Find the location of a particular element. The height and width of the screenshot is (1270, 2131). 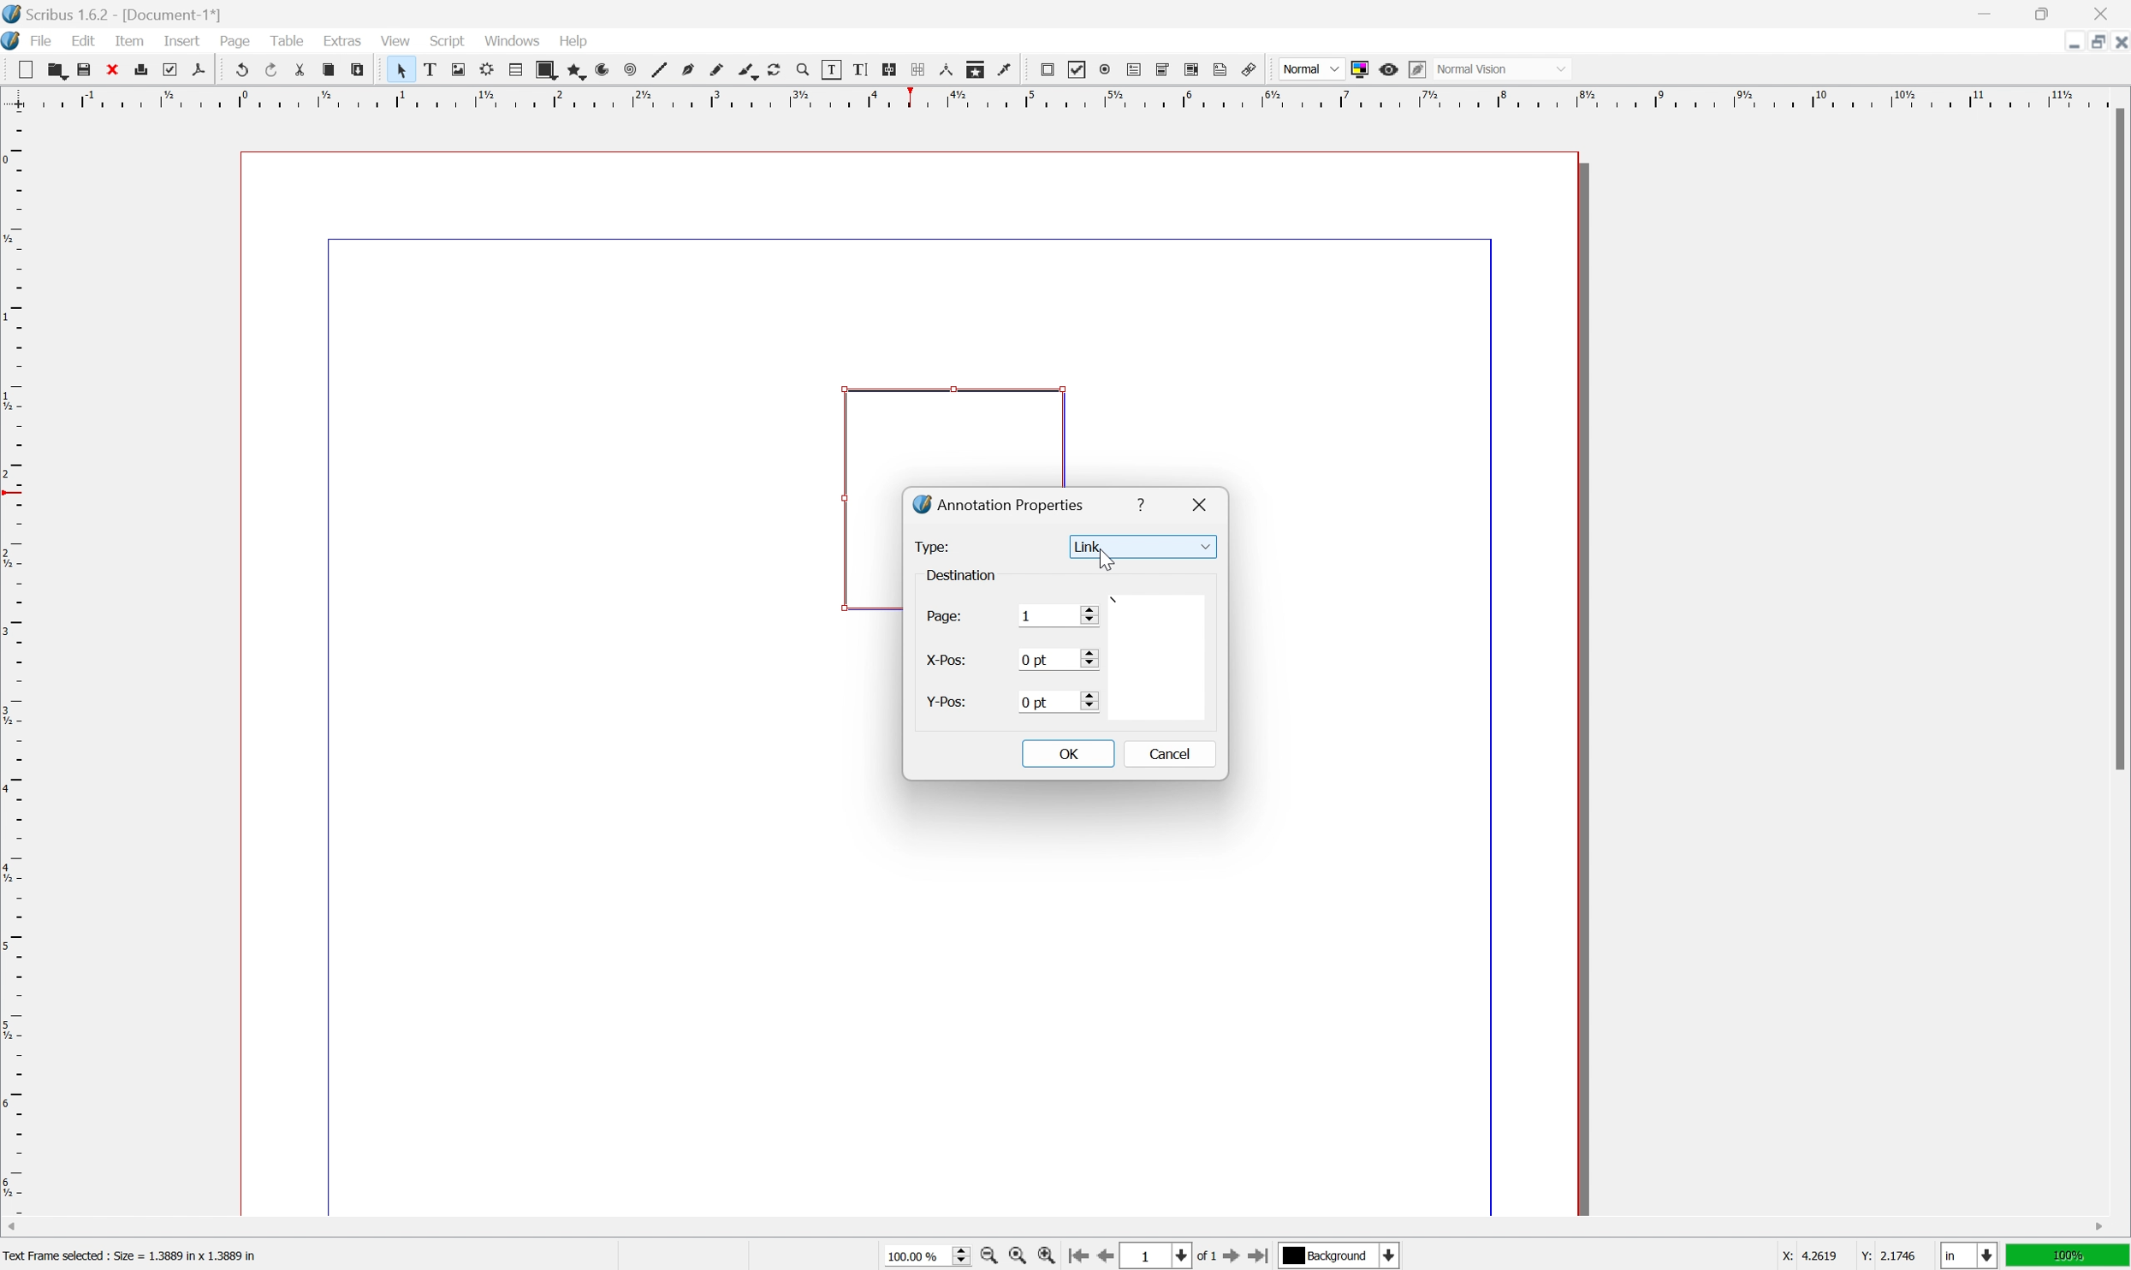

select current unit is located at coordinates (1968, 1255).